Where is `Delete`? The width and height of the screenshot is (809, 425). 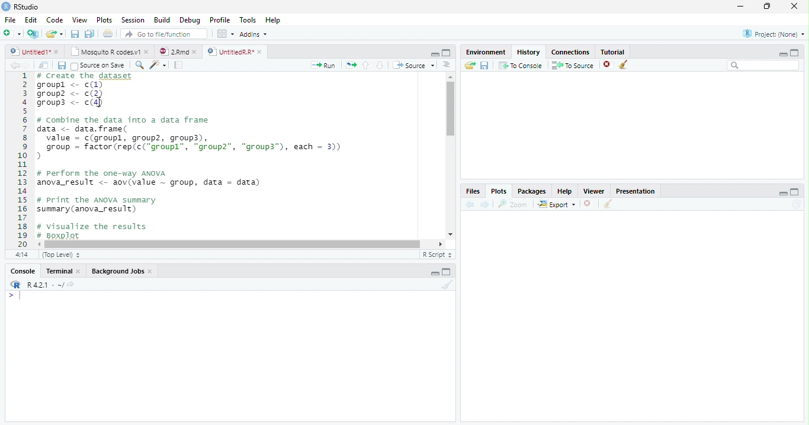 Delete is located at coordinates (588, 204).